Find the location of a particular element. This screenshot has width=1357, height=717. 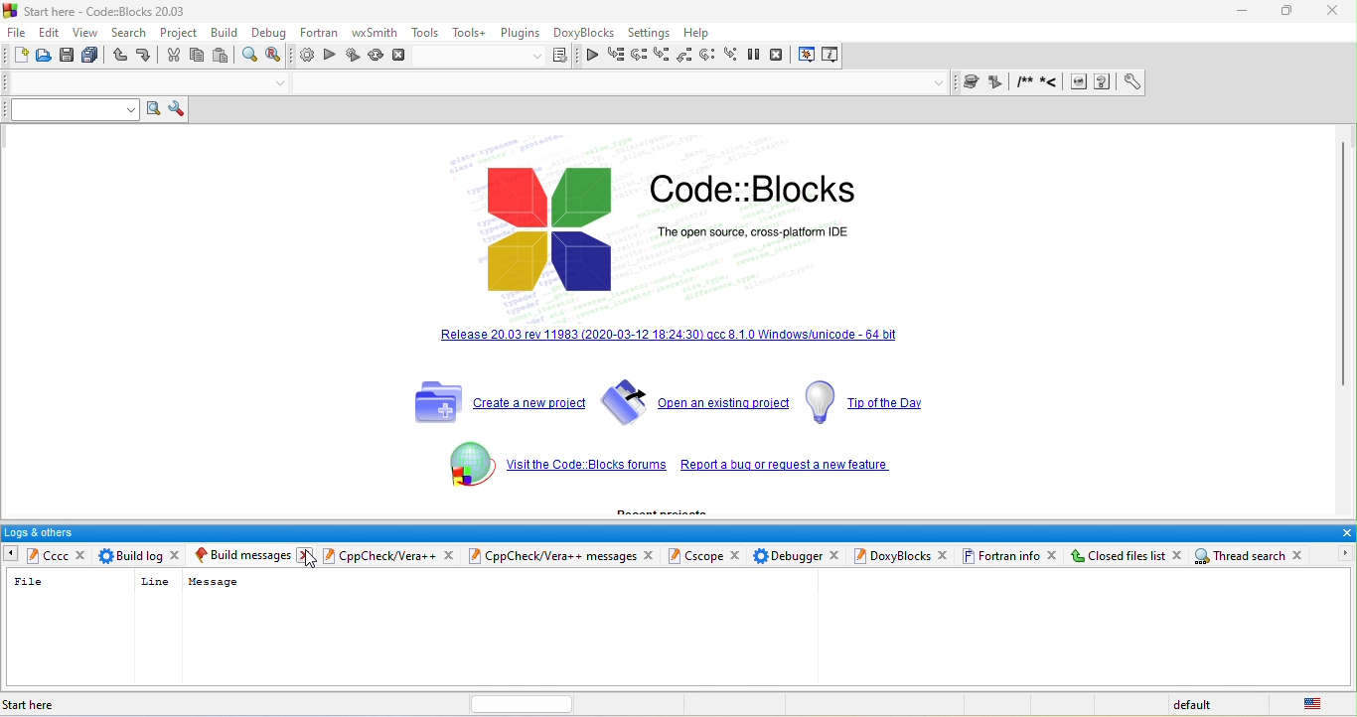

cut is located at coordinates (174, 57).